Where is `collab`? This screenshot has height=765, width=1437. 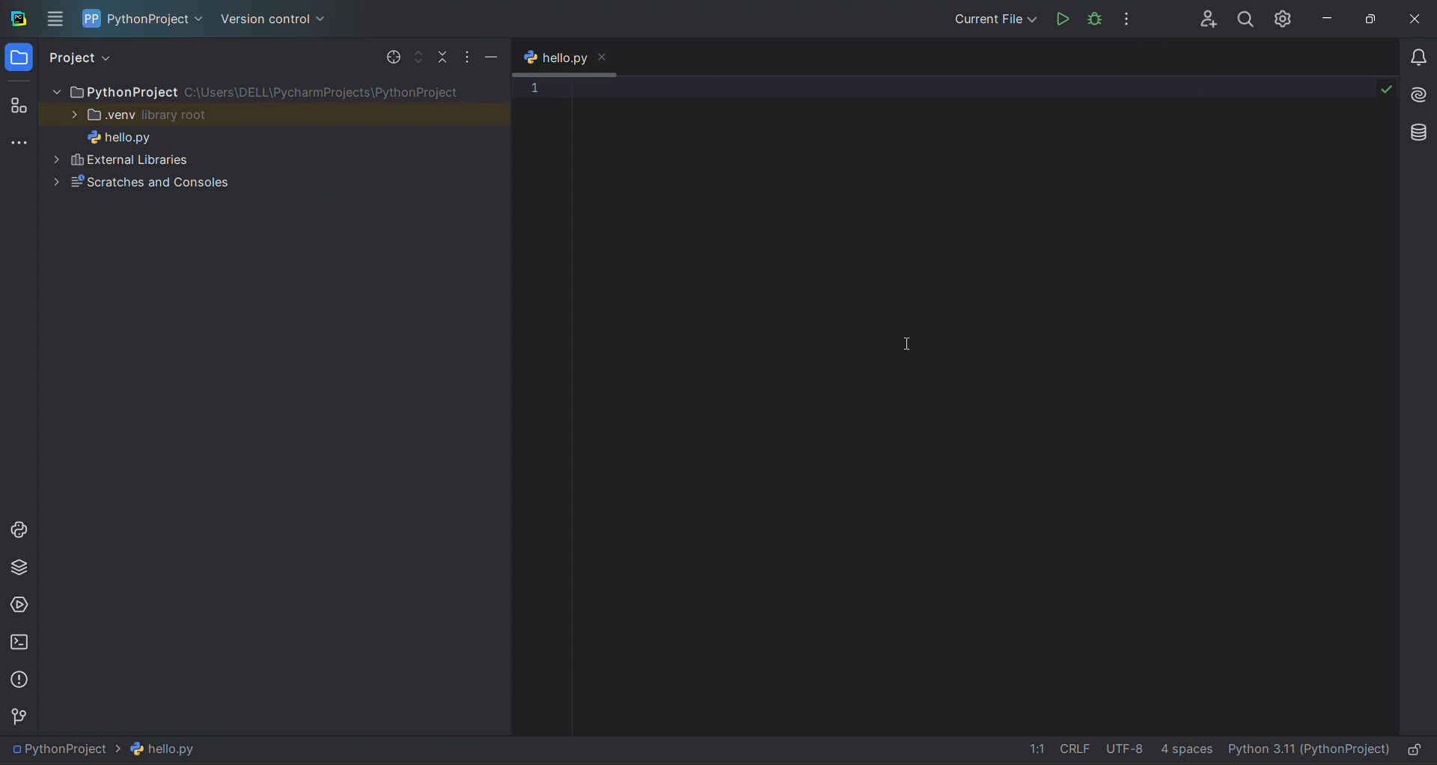
collab is located at coordinates (1215, 19).